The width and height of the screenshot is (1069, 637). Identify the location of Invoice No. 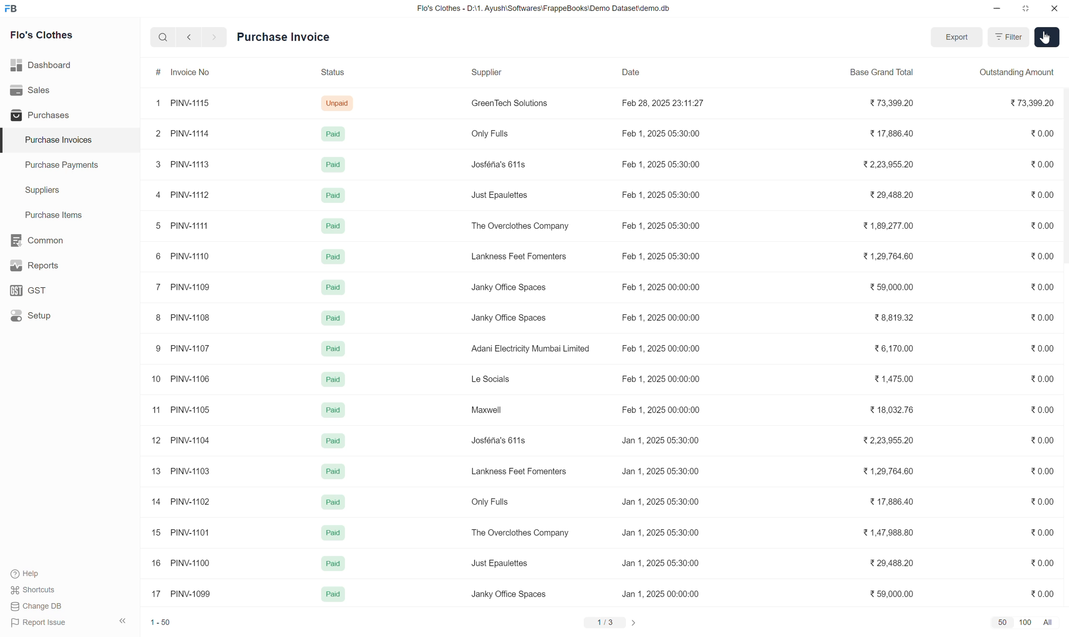
(192, 73).